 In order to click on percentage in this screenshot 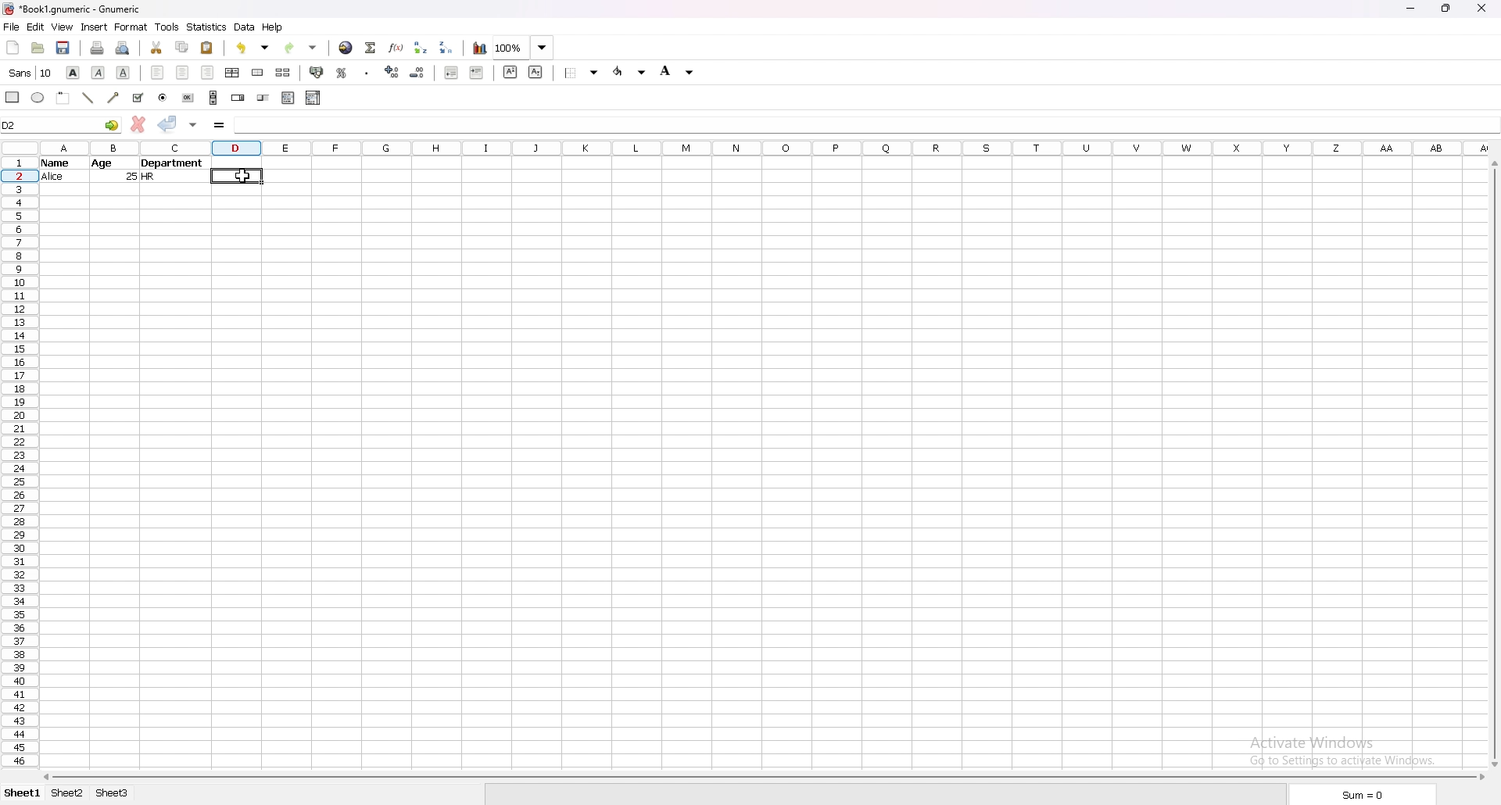, I will do `click(340, 73)`.